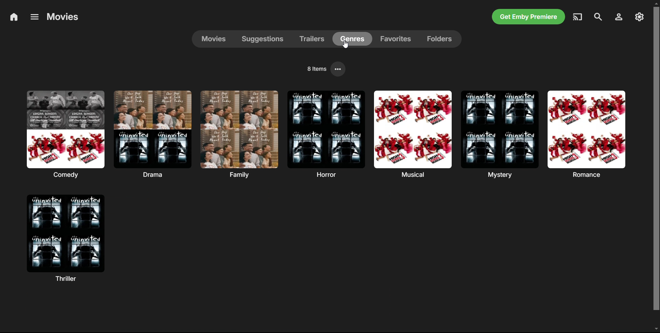 Image resolution: width=660 pixels, height=333 pixels. Describe the element at coordinates (346, 45) in the screenshot. I see `cursor` at that location.